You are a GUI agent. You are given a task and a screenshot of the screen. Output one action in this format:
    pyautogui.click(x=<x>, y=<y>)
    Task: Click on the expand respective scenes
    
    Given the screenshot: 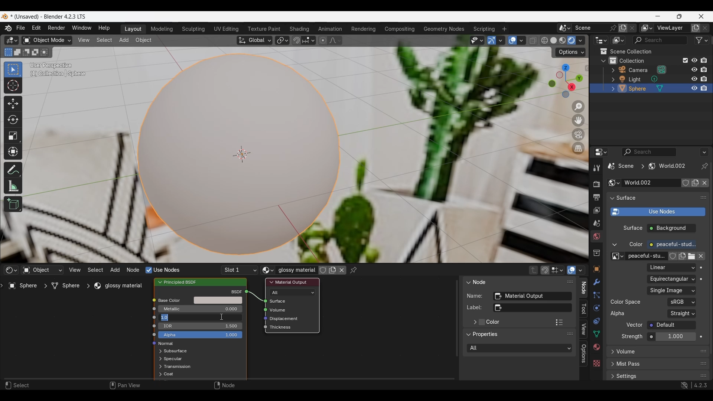 What is the action you would take?
    pyautogui.click(x=611, y=88)
    